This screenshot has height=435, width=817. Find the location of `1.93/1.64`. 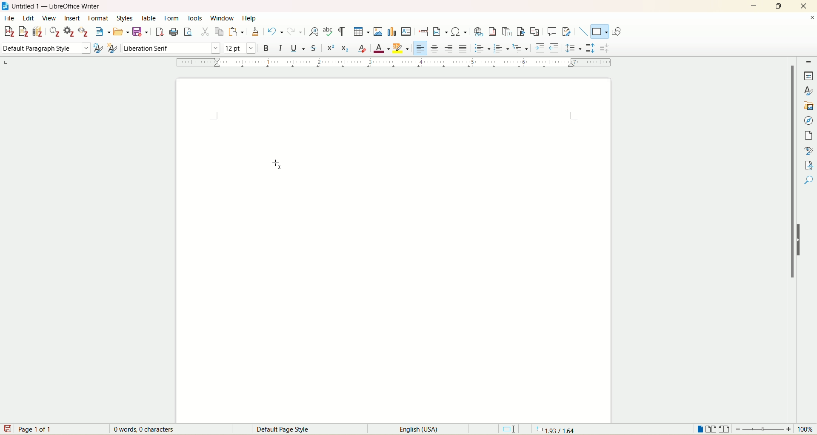

1.93/1.64 is located at coordinates (557, 429).